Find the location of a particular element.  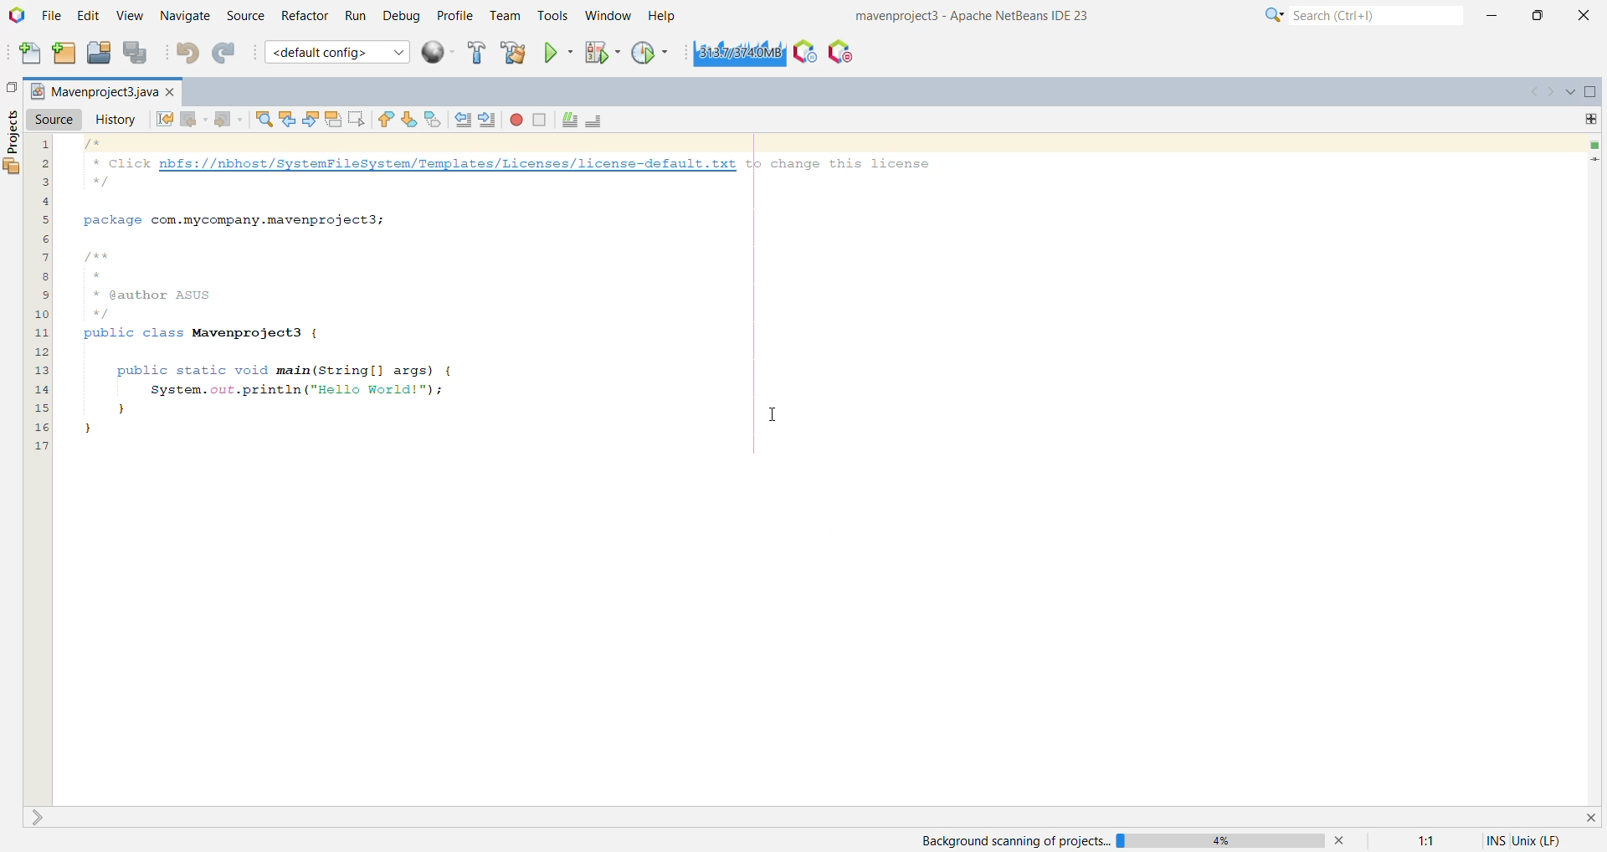

Maximize is located at coordinates (1539, 16).